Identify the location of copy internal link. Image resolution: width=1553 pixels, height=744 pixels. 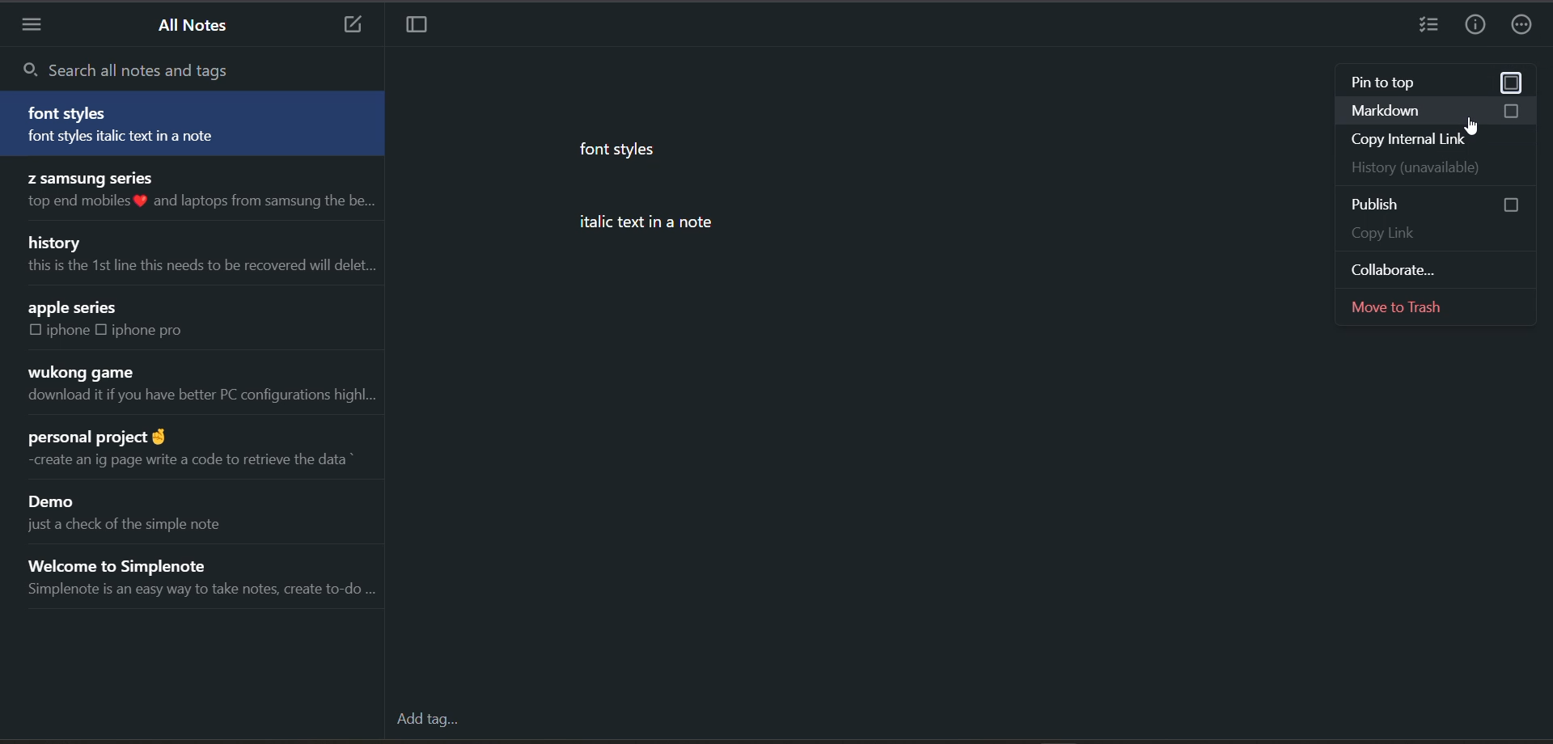
(1432, 139).